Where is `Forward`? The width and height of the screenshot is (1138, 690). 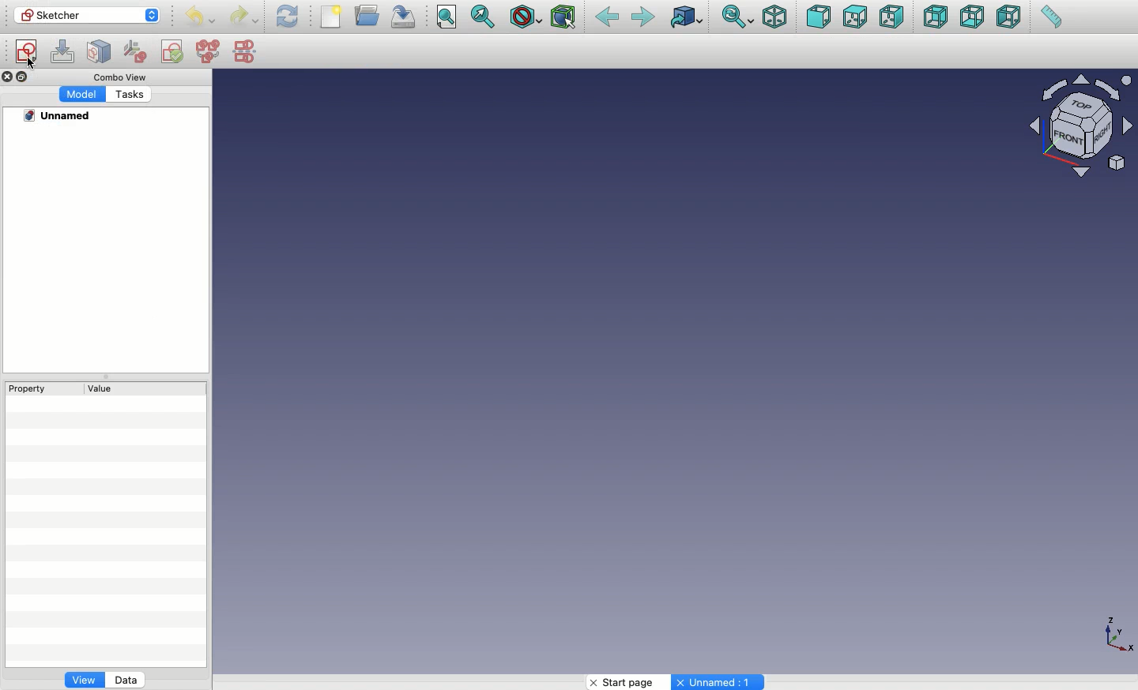
Forward is located at coordinates (643, 18).